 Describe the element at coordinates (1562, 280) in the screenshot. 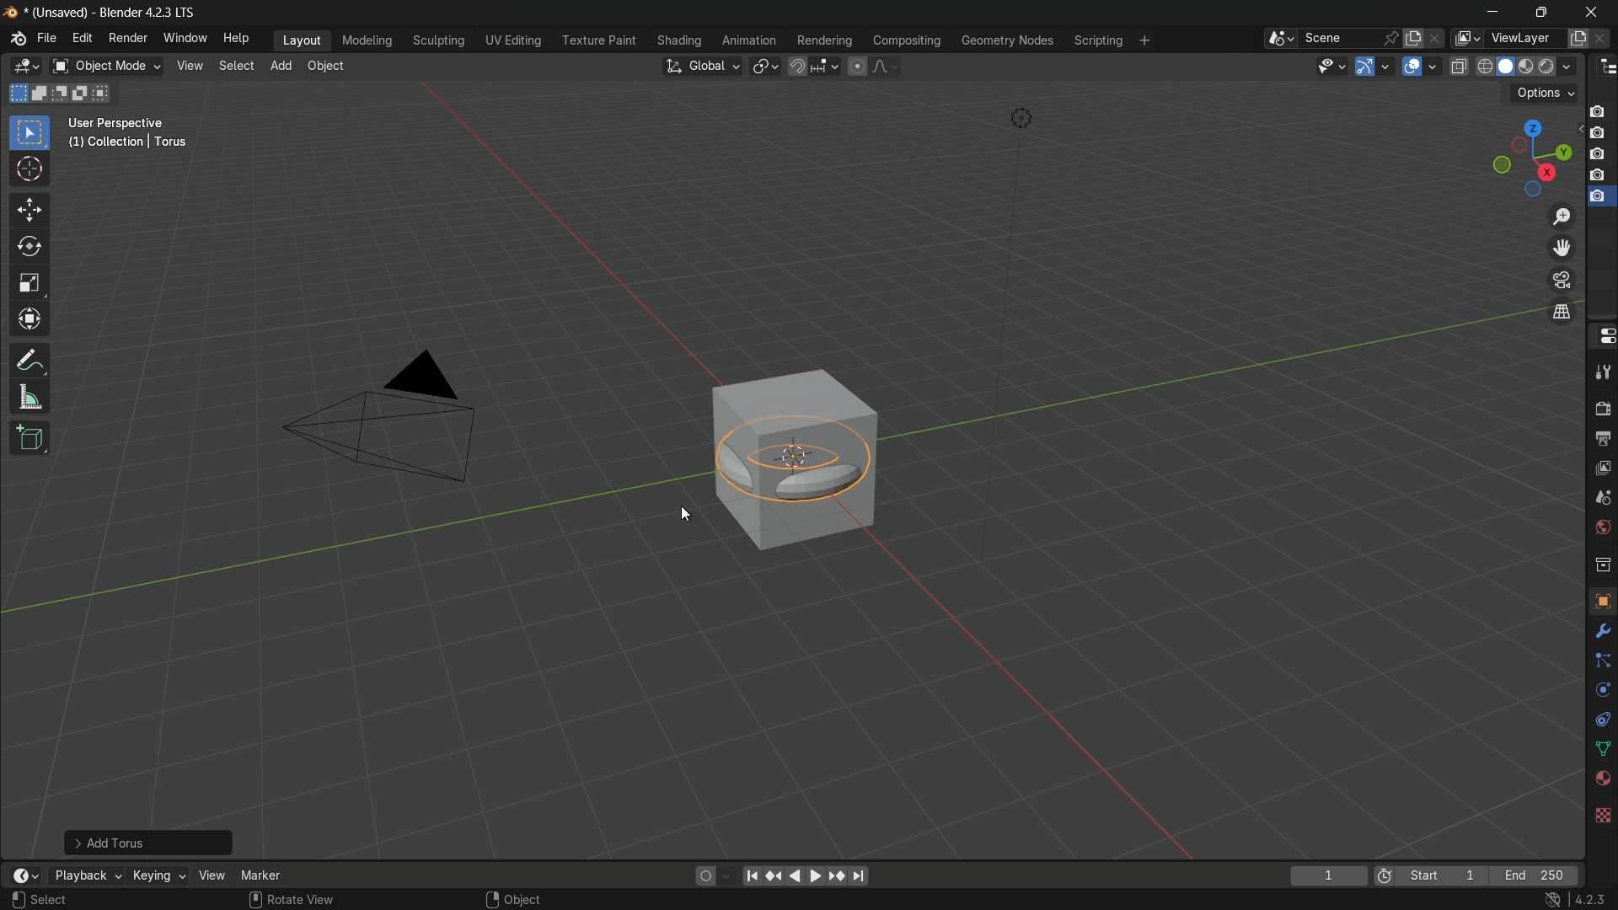

I see `toggle the camera view` at that location.